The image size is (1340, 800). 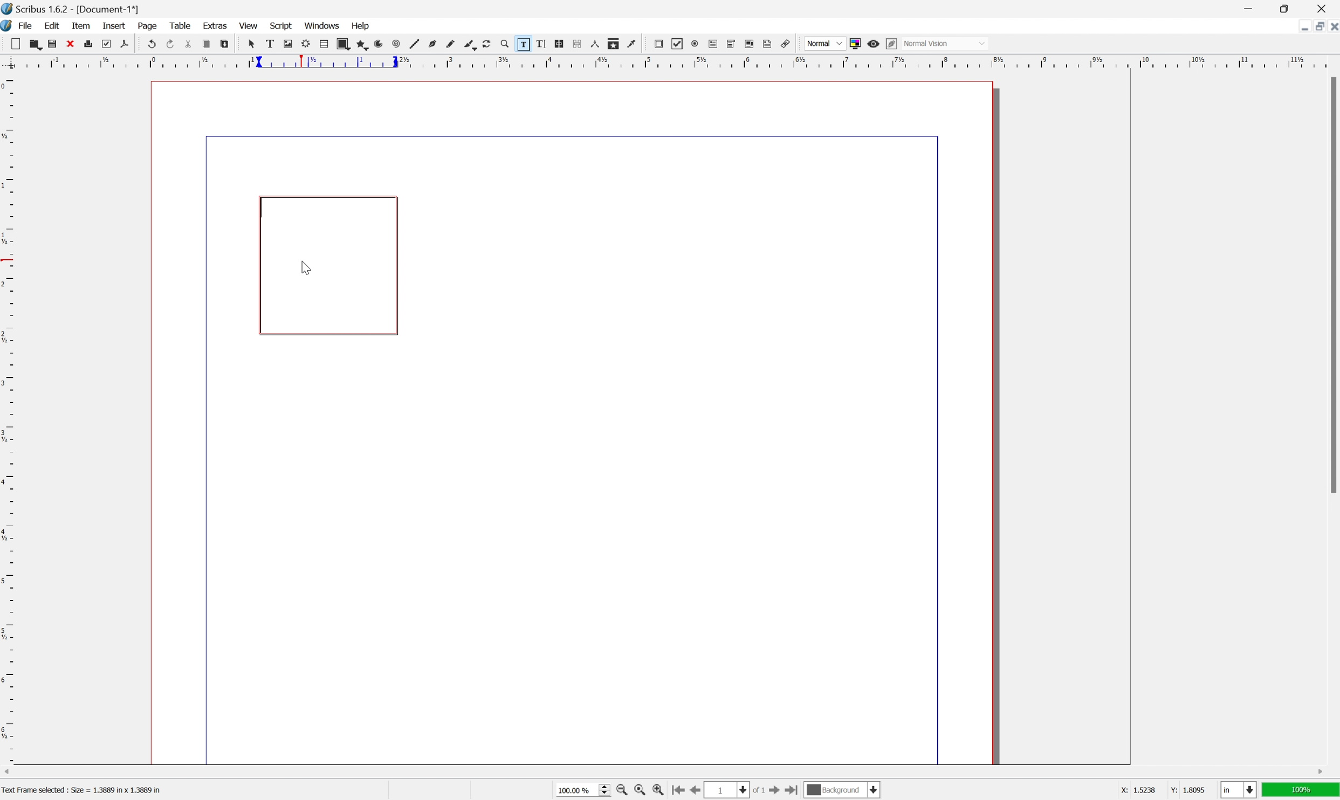 I want to click on polygon, so click(x=363, y=45).